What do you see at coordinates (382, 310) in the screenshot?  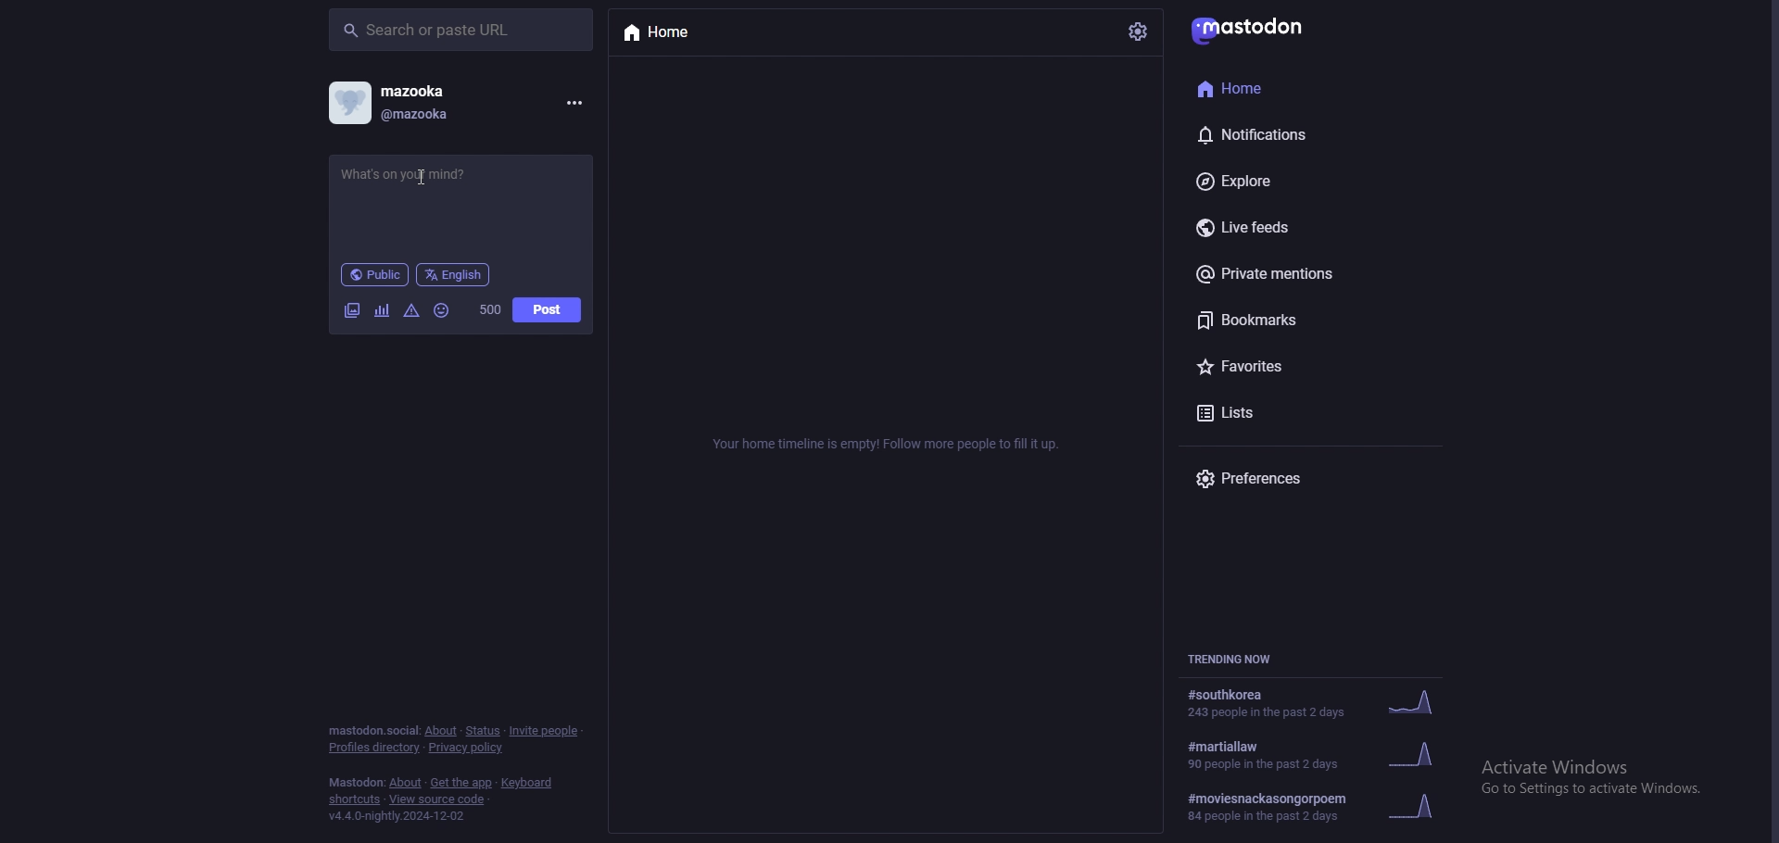 I see `poll` at bounding box center [382, 310].